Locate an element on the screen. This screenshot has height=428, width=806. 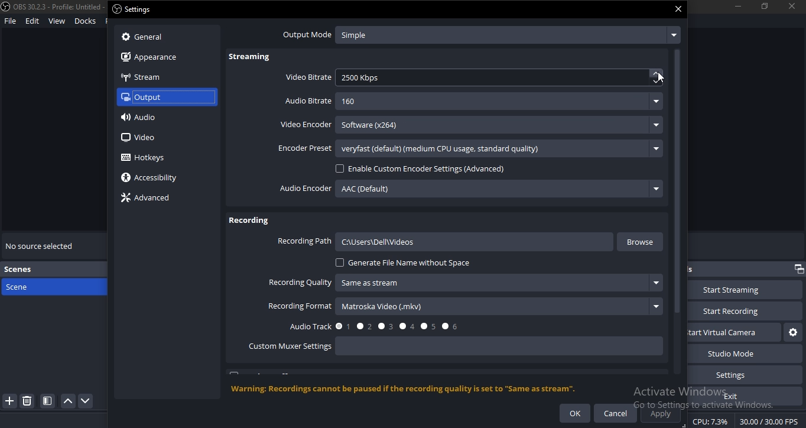
matroska Video (mkv) is located at coordinates (501, 306).